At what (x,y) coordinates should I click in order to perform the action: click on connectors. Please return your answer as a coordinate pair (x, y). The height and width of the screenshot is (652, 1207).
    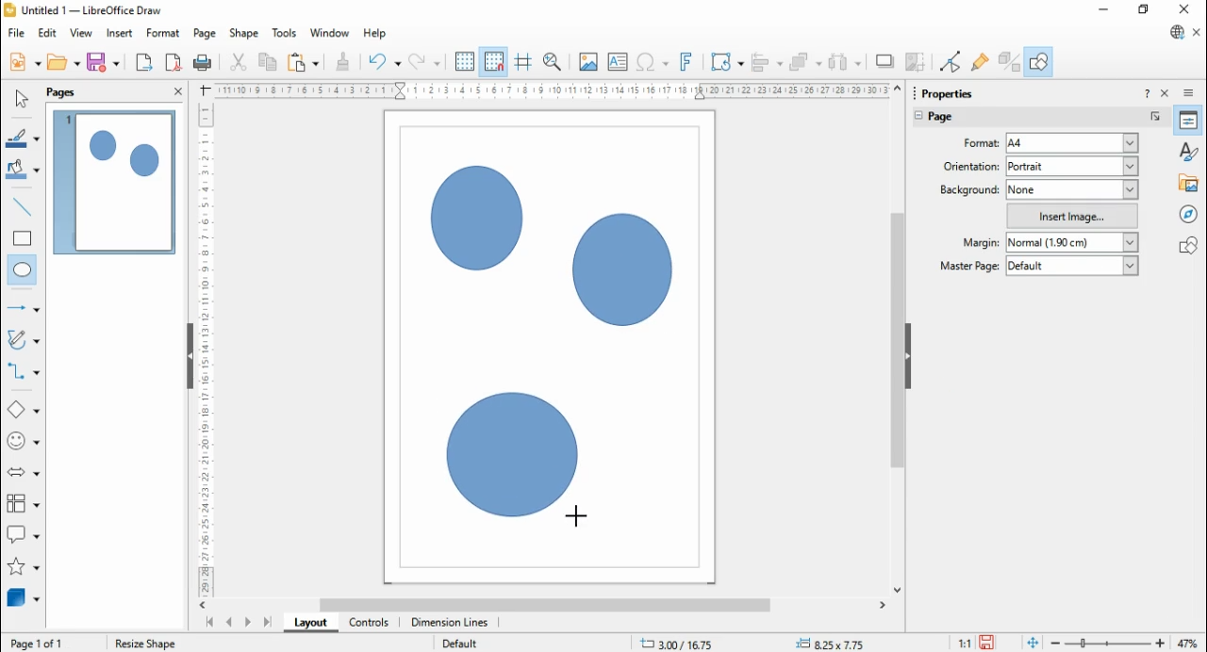
    Looking at the image, I should click on (24, 371).